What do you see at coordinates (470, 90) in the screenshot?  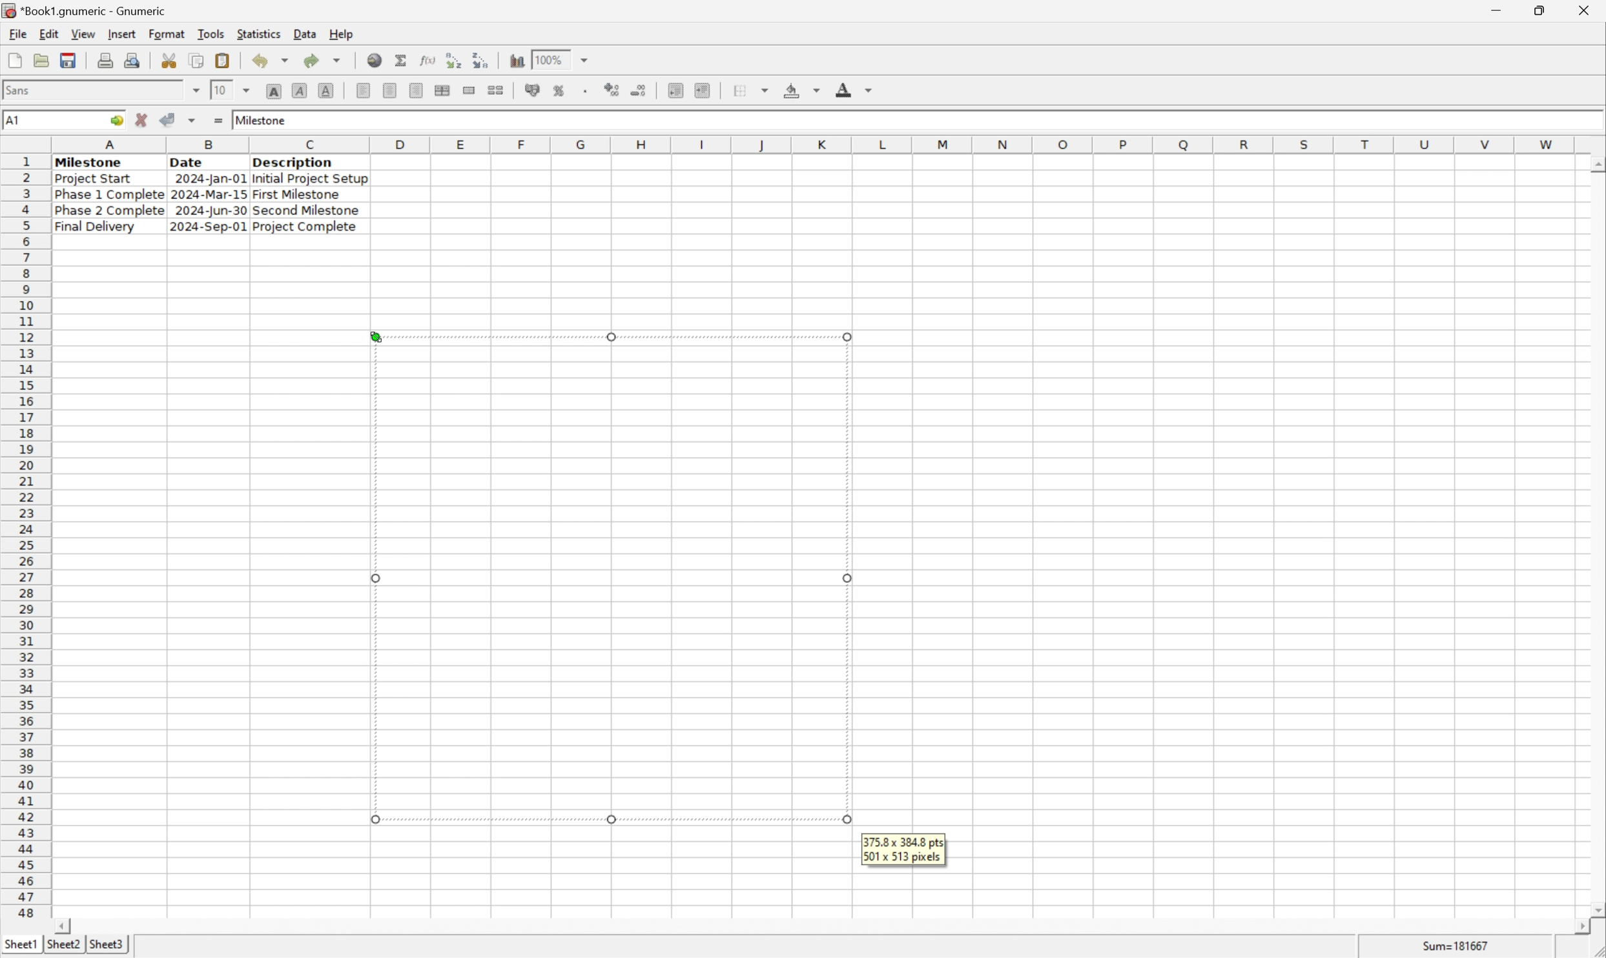 I see `merge a range of cells` at bounding box center [470, 90].